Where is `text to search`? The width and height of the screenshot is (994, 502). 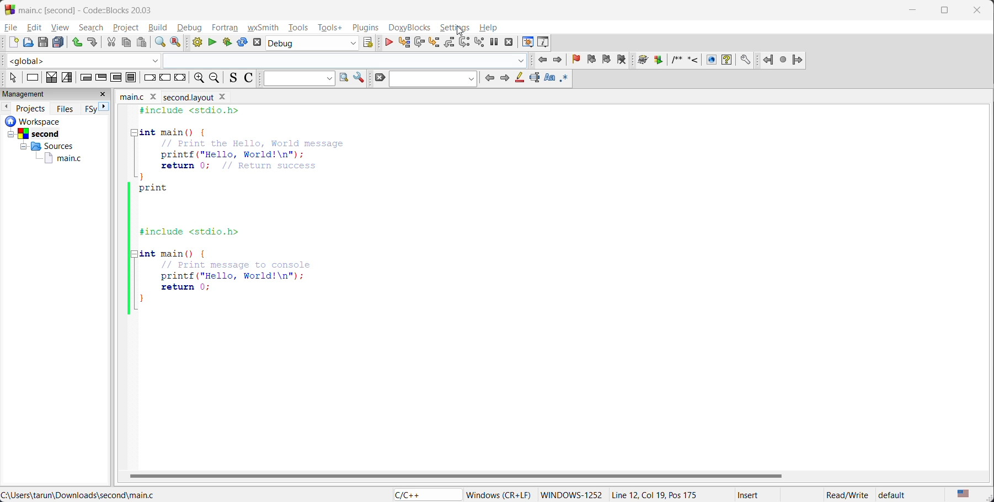 text to search is located at coordinates (296, 78).